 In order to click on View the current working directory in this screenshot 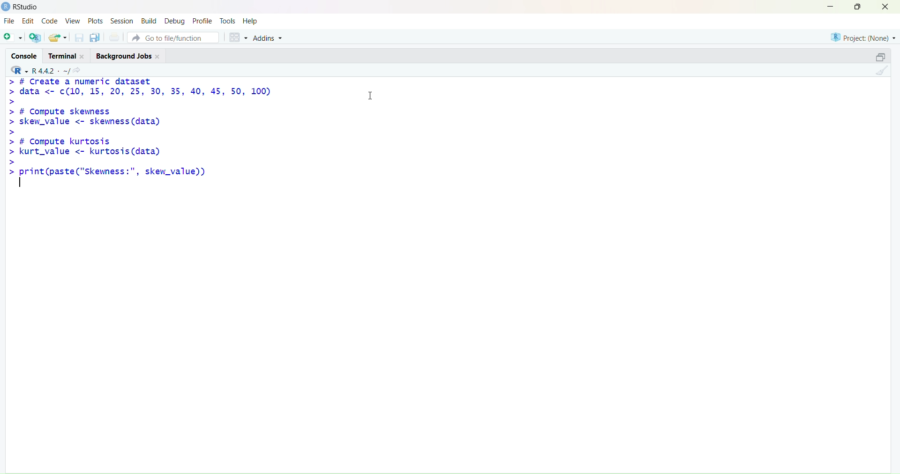, I will do `click(80, 70)`.